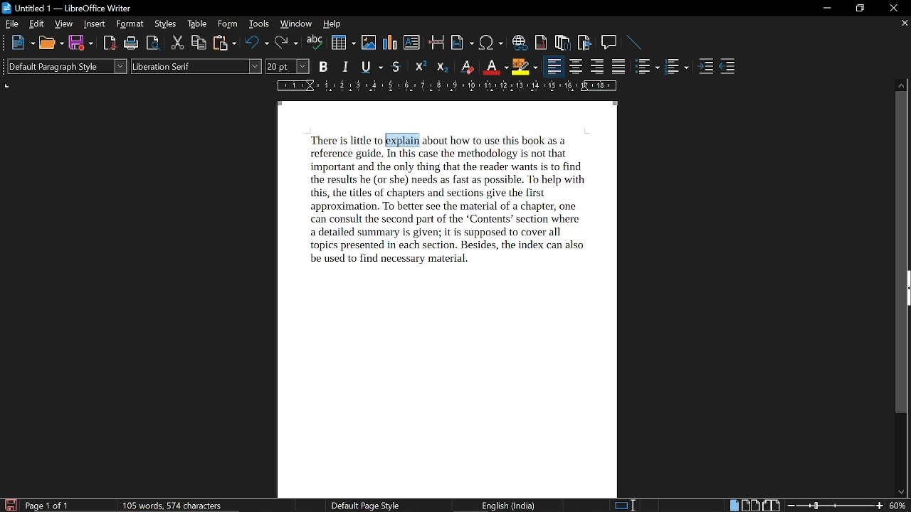 The image size is (911, 512). Describe the element at coordinates (315, 43) in the screenshot. I see `spell check` at that location.